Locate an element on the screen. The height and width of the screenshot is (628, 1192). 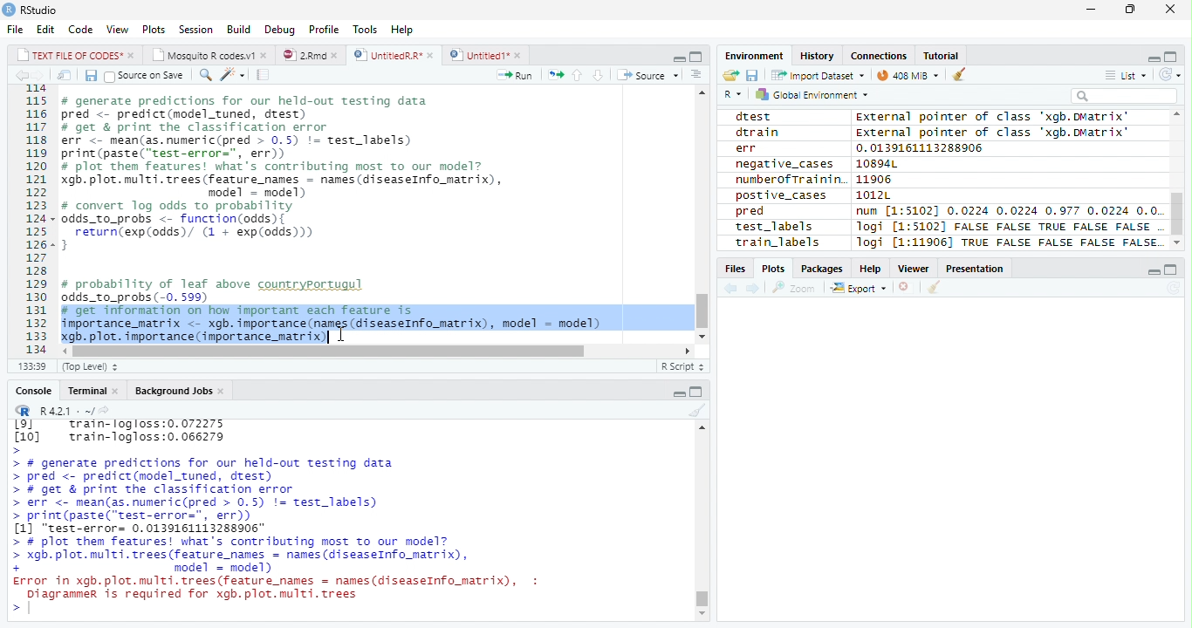
Global environment is located at coordinates (812, 95).